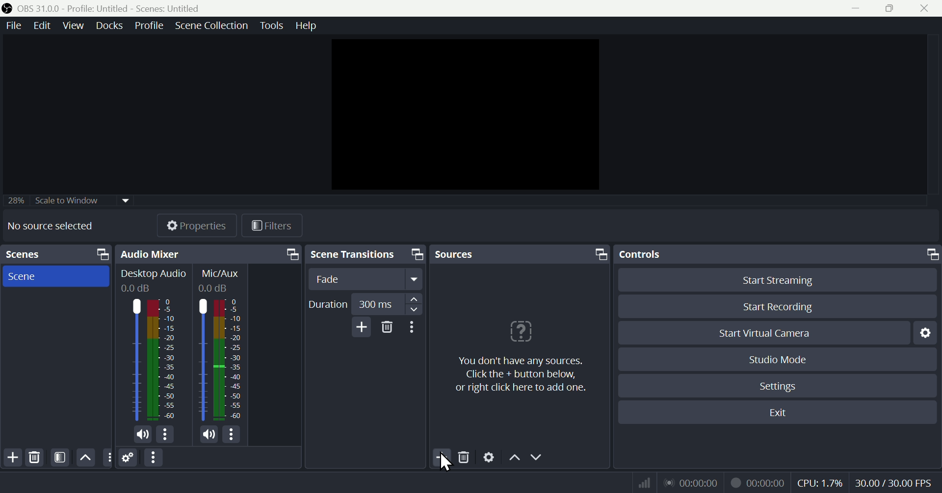  Describe the element at coordinates (759, 482) in the screenshot. I see `Recording Status` at that location.